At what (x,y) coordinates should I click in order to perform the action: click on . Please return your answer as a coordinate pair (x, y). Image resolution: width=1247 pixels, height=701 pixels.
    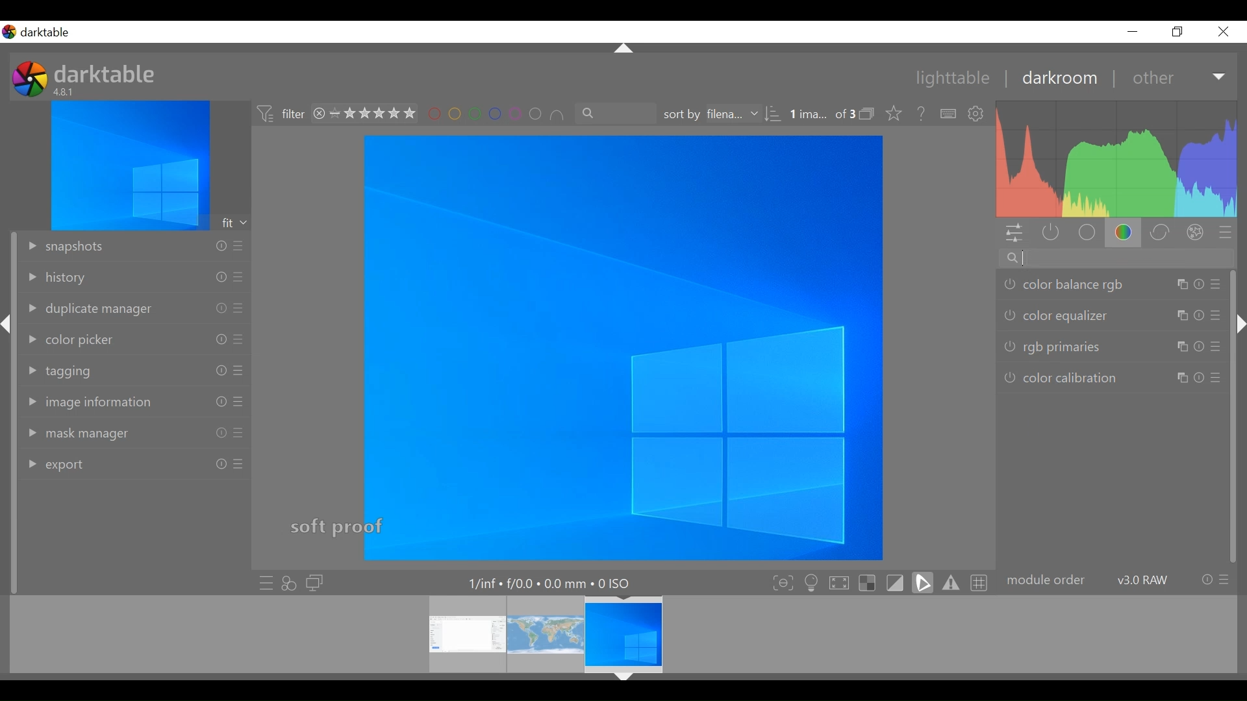
    Looking at the image, I should click on (1181, 284).